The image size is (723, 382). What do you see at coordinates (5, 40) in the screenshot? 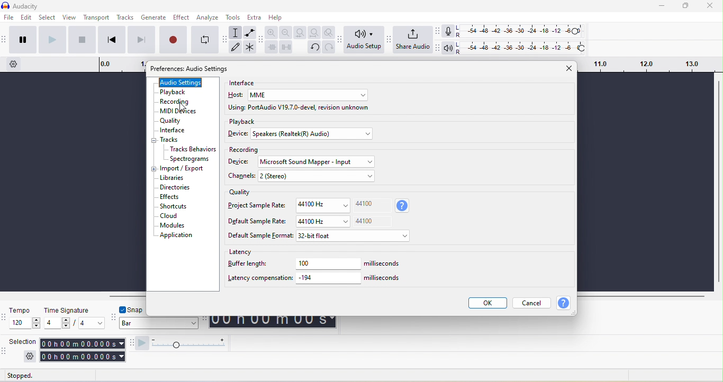
I see `audacity transport toolbar` at bounding box center [5, 40].